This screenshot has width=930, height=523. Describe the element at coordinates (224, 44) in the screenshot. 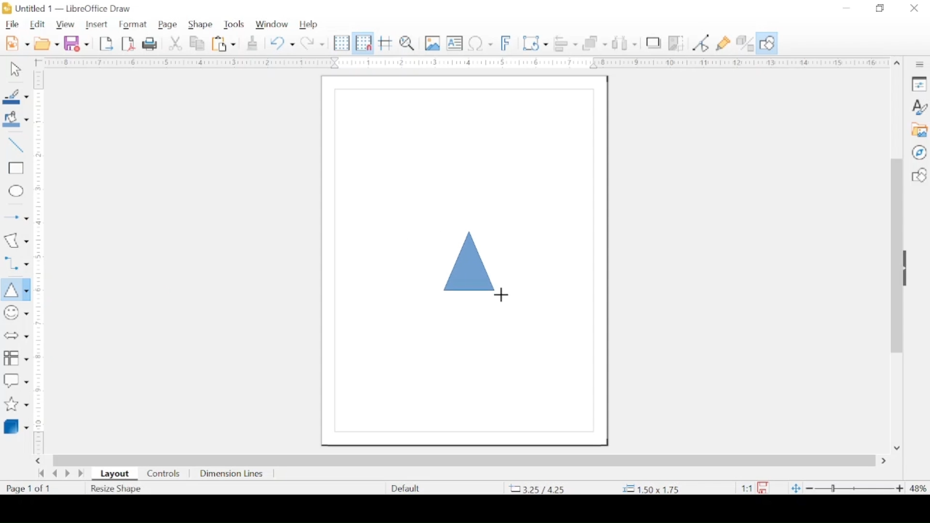

I see `paste options` at that location.